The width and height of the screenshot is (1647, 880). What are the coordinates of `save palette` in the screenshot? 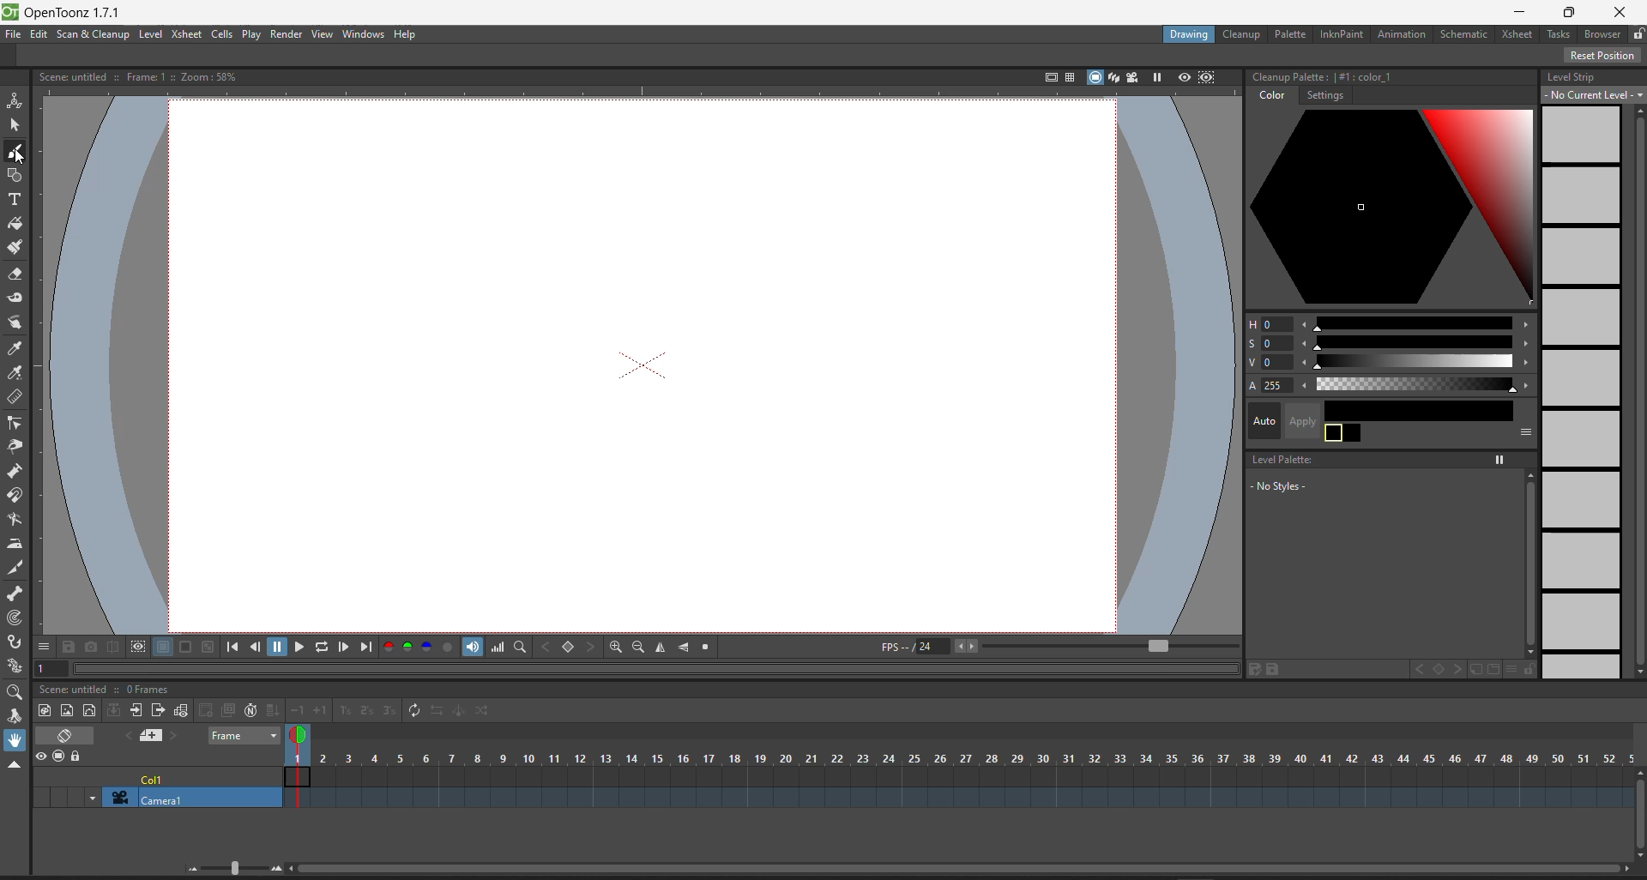 It's located at (1276, 669).